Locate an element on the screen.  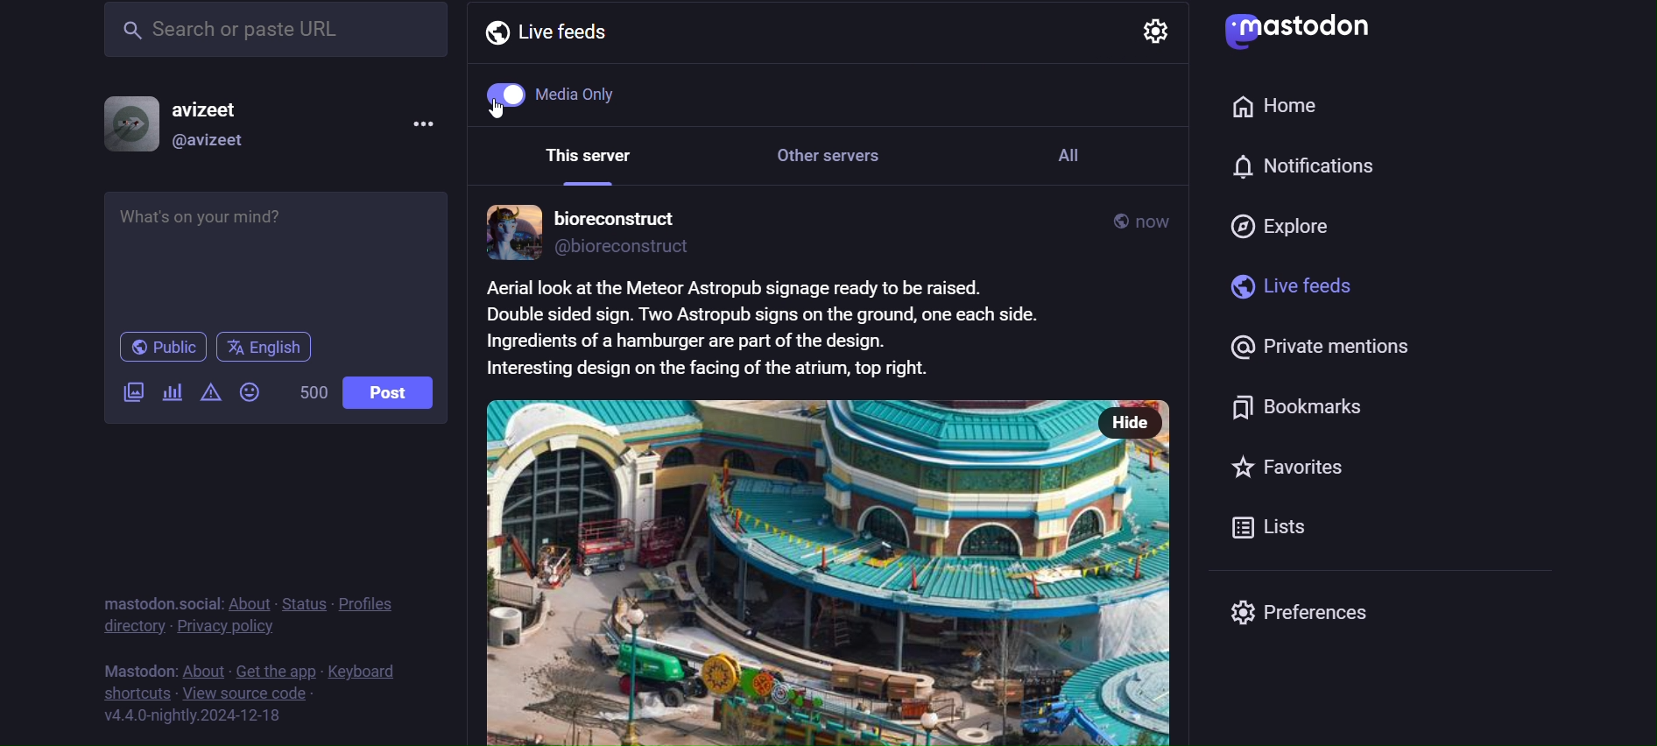
notification is located at coordinates (1298, 166).